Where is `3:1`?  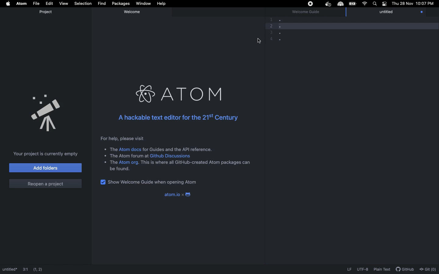
3:1 is located at coordinates (25, 267).